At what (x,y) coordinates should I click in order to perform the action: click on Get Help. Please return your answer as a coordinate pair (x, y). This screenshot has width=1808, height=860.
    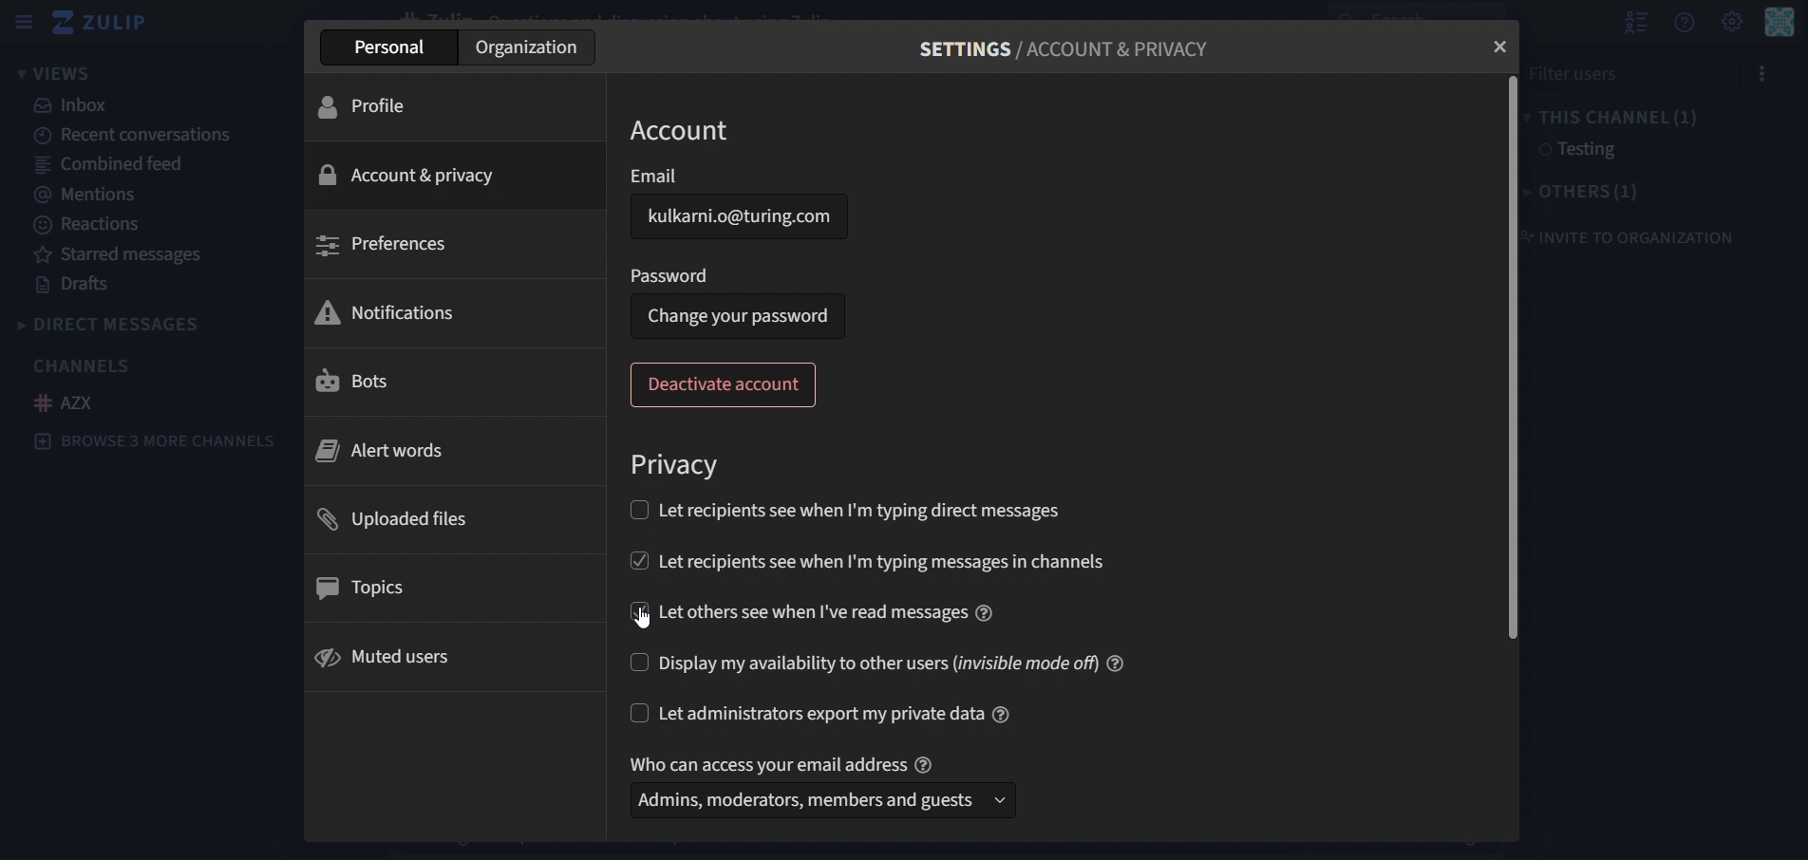
    Looking at the image, I should click on (1780, 22).